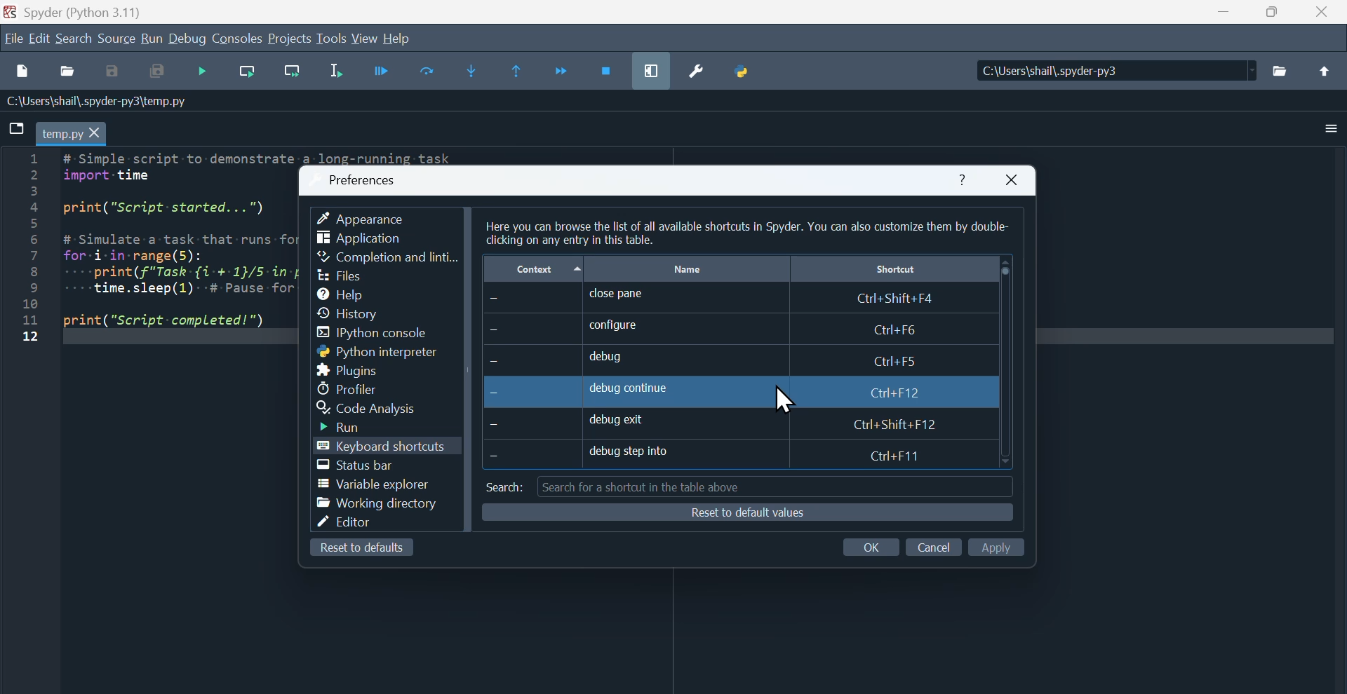 This screenshot has height=694, width=1347. I want to click on Projects, so click(288, 37).